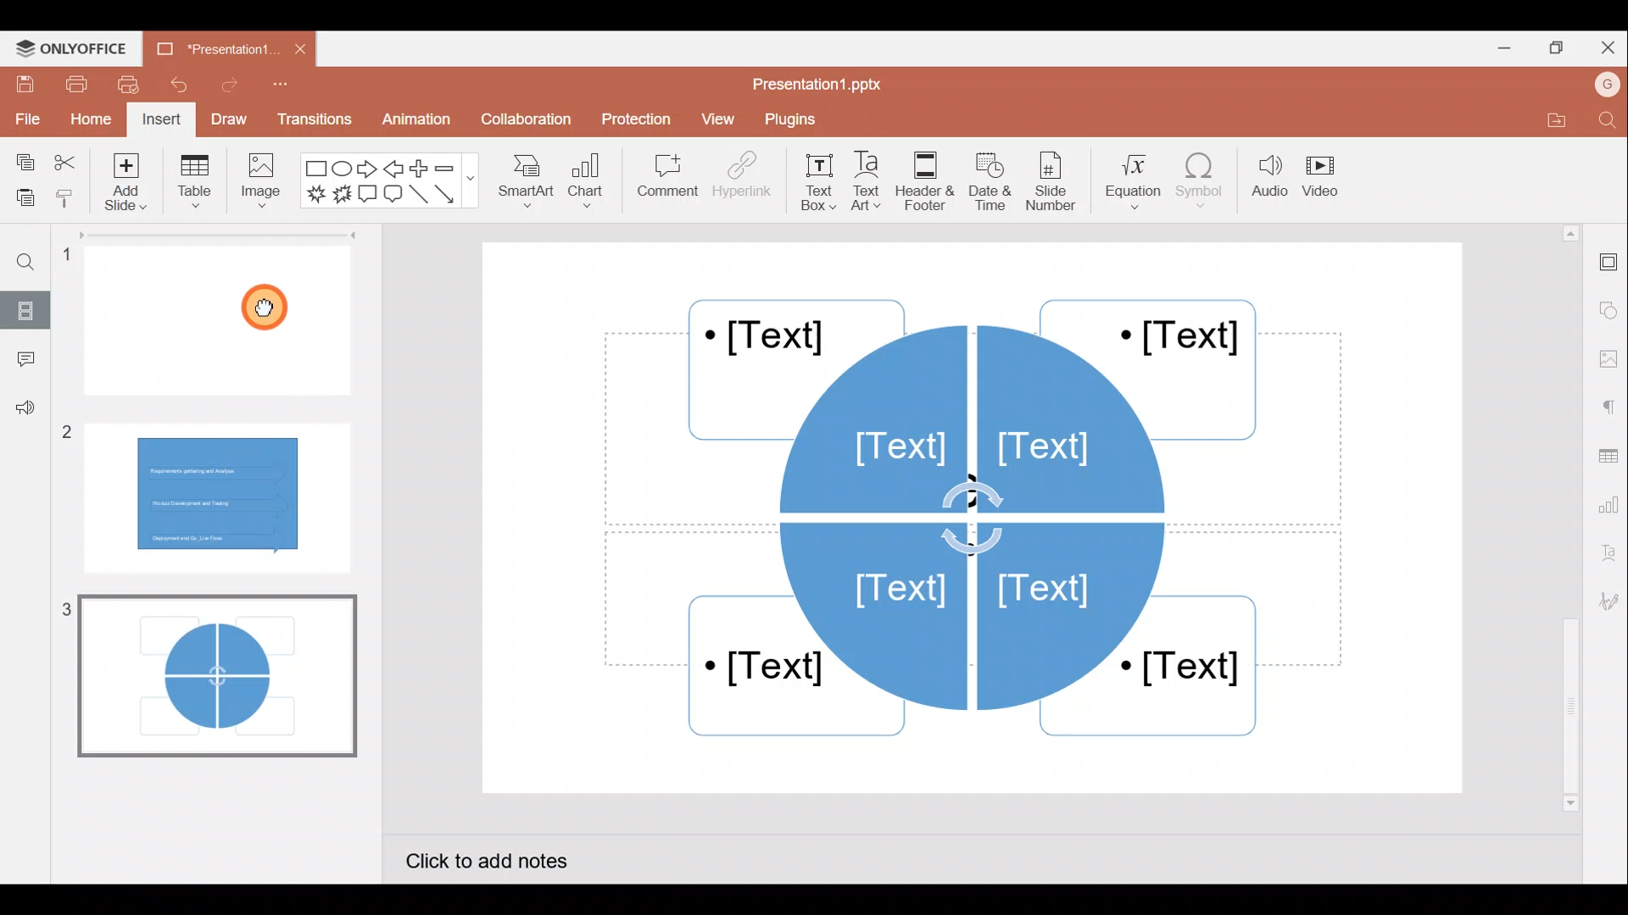  I want to click on Slide 1, so click(225, 319).